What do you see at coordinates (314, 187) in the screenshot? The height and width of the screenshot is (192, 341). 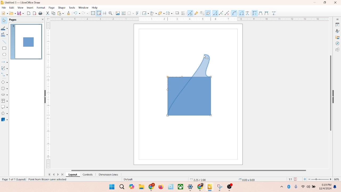 I see `battery` at bounding box center [314, 187].